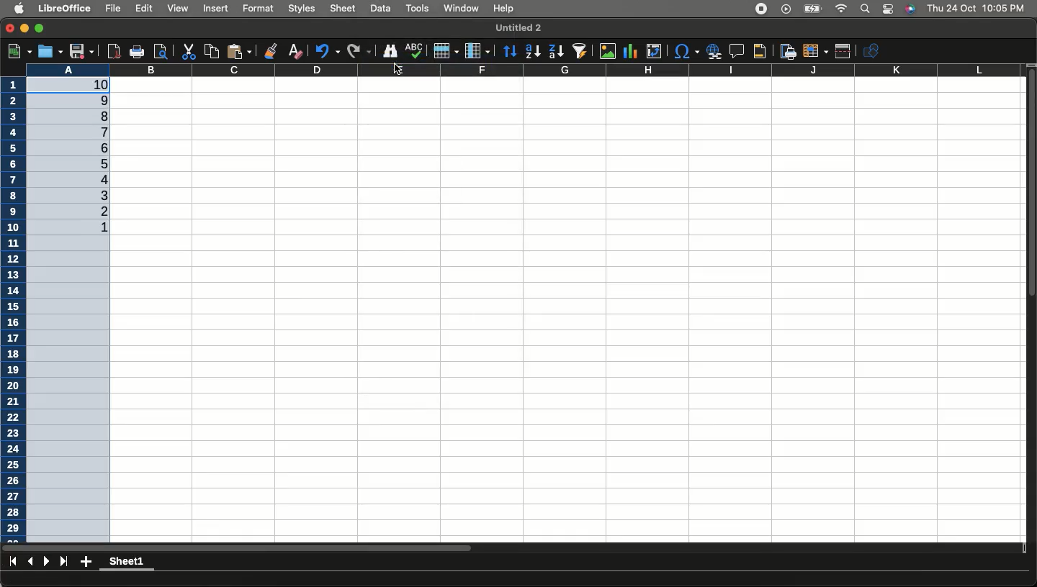 The image size is (1037, 587). What do you see at coordinates (810, 9) in the screenshot?
I see `Charge` at bounding box center [810, 9].